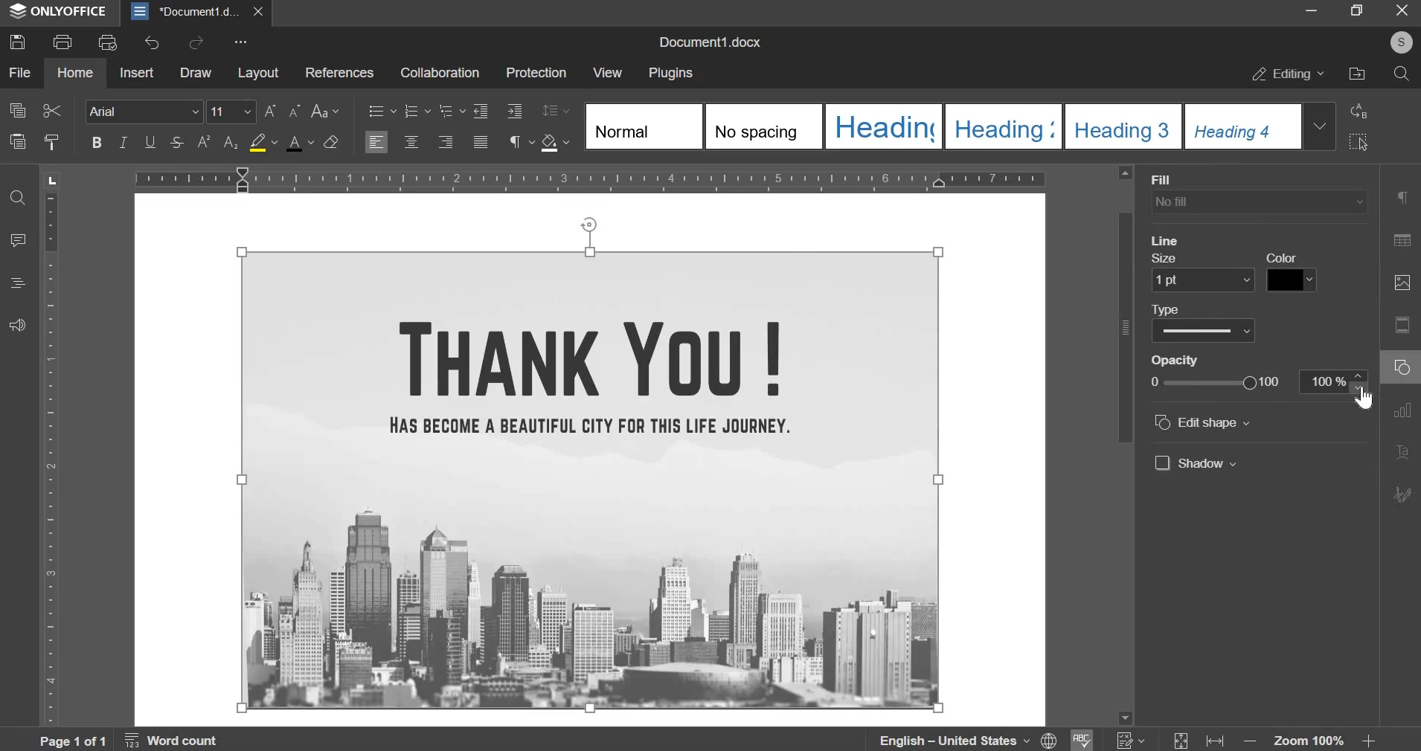 The width and height of the screenshot is (1421, 751). I want to click on decrease indent, so click(480, 111).